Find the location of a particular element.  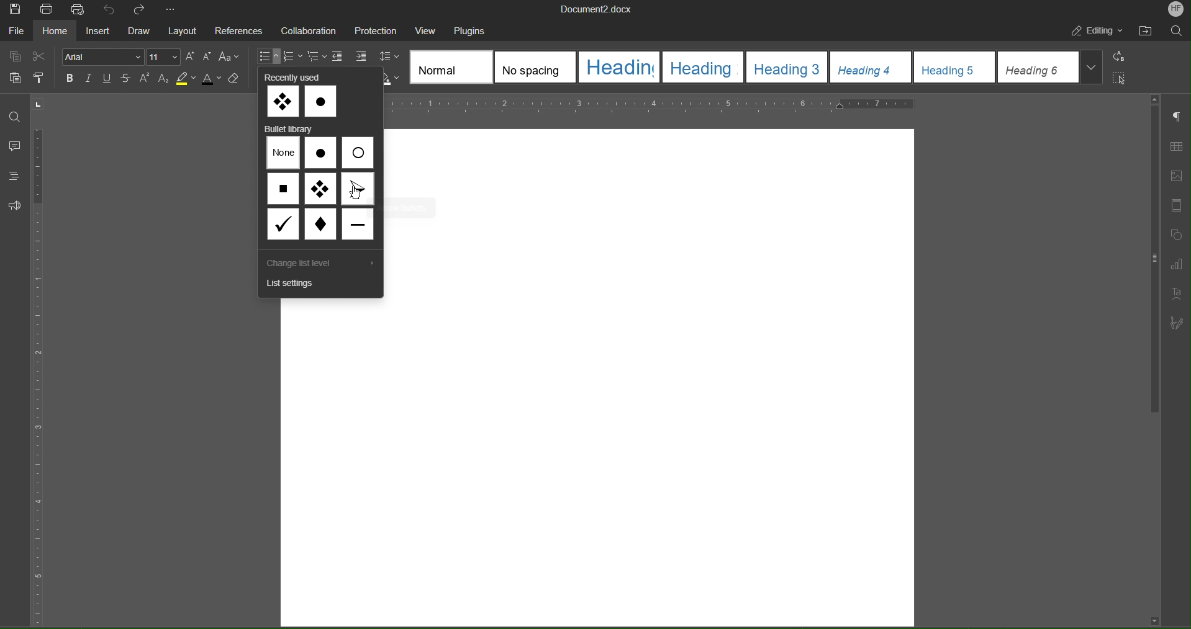

Shape Settings is located at coordinates (1173, 234).